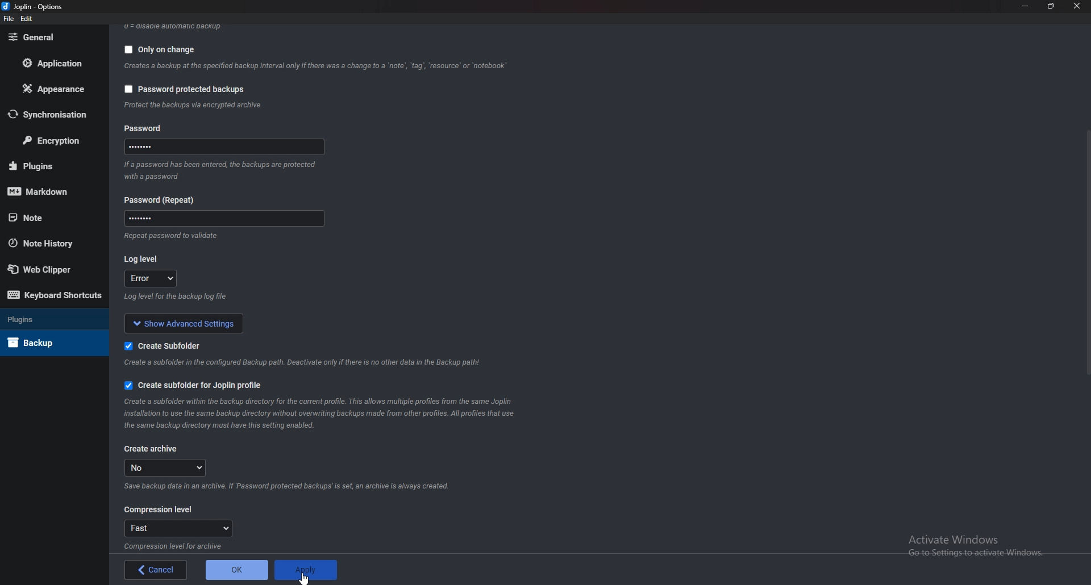  I want to click on note, so click(46, 218).